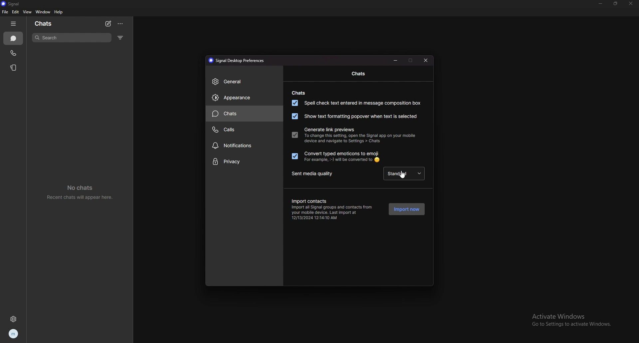 Image resolution: width=639 pixels, height=343 pixels. Describe the element at coordinates (395, 60) in the screenshot. I see `minimize` at that location.